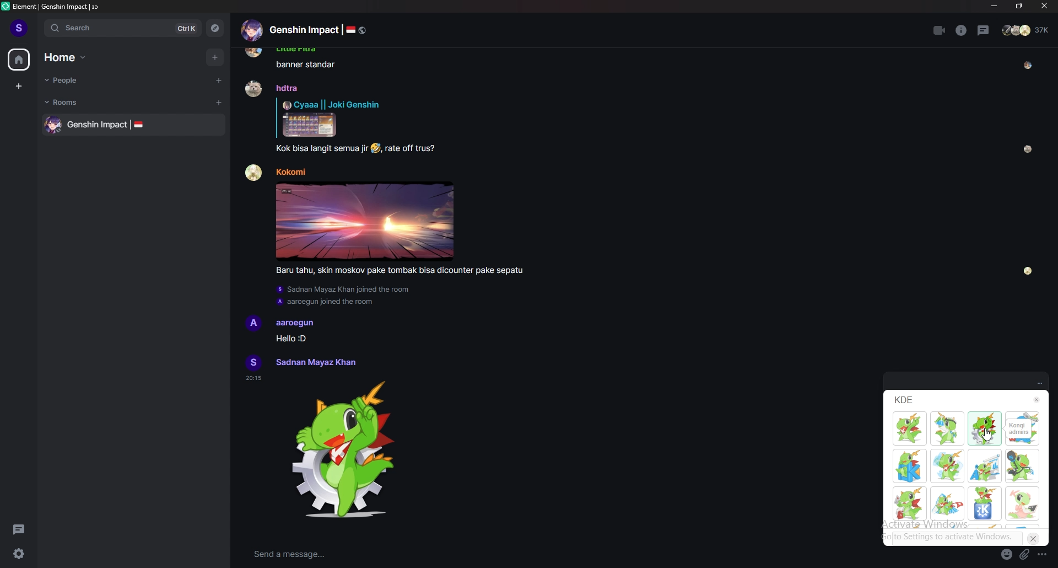 This screenshot has width=1058, height=568. I want to click on Kongi konvergence, so click(947, 466).